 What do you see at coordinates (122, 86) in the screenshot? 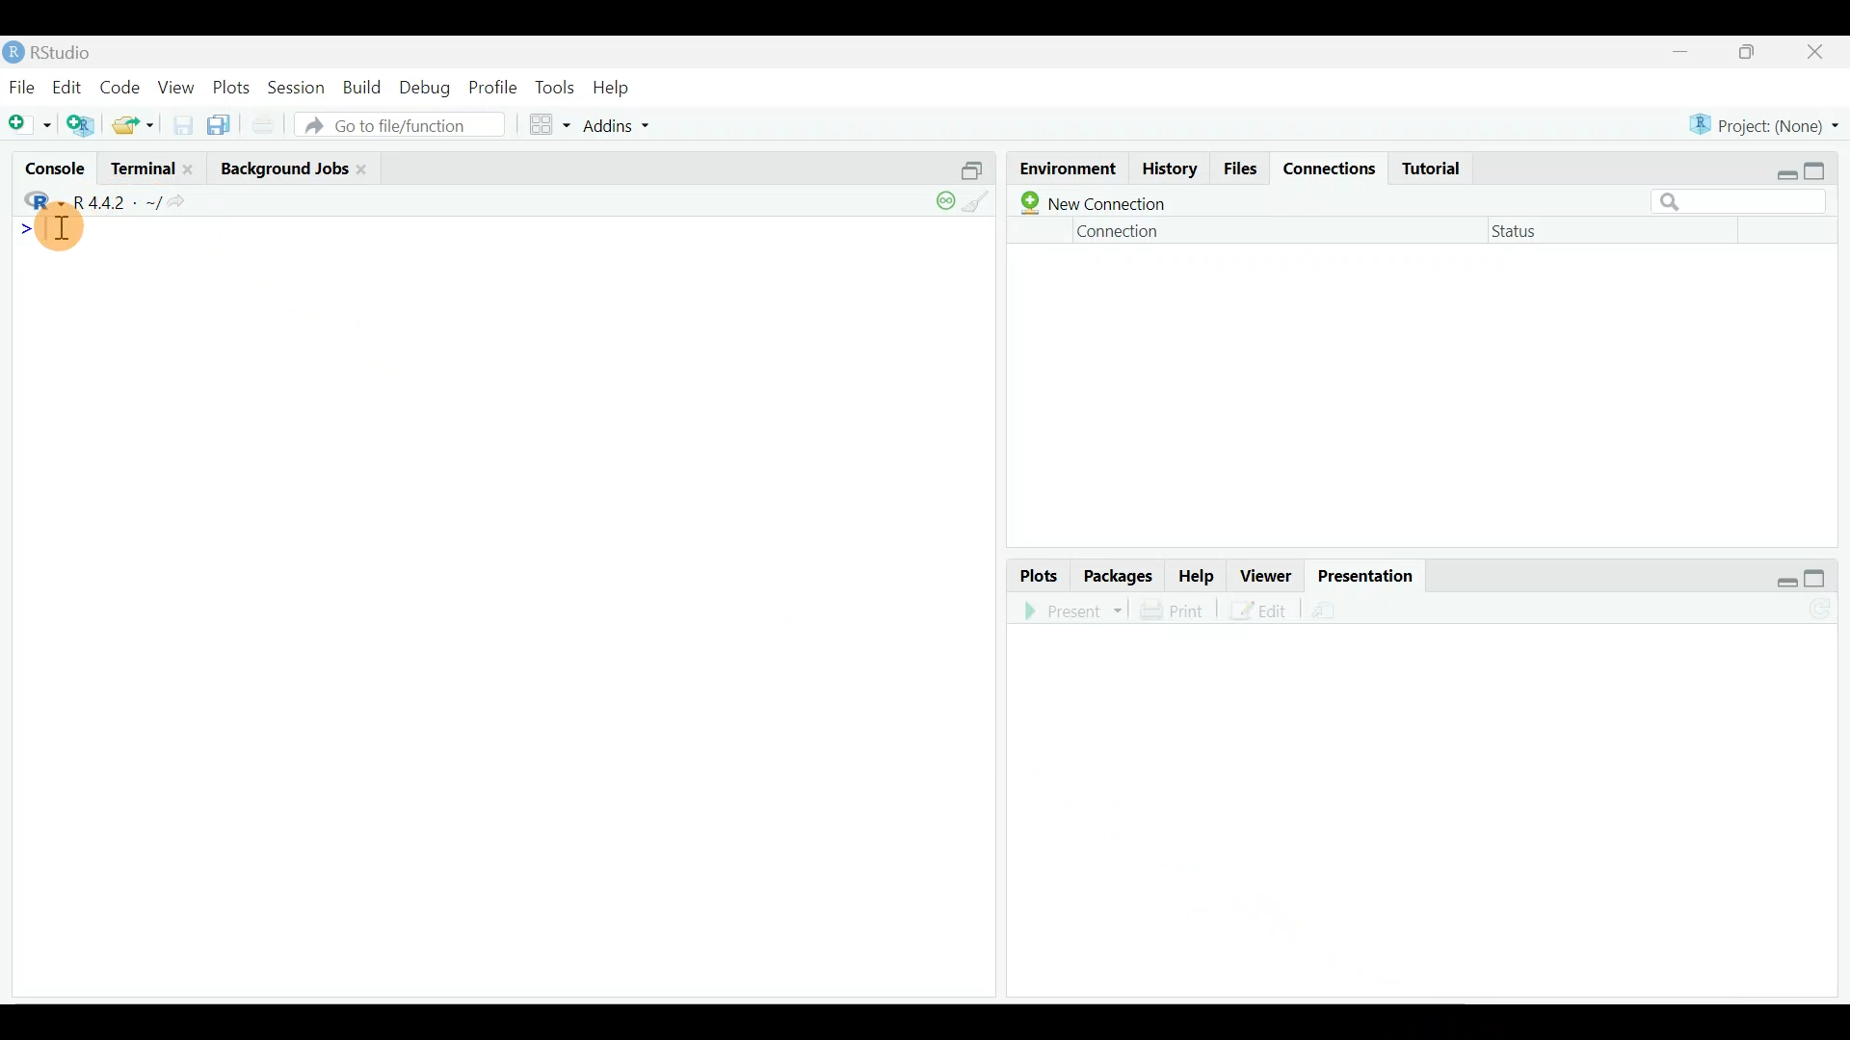
I see `Code` at bounding box center [122, 86].